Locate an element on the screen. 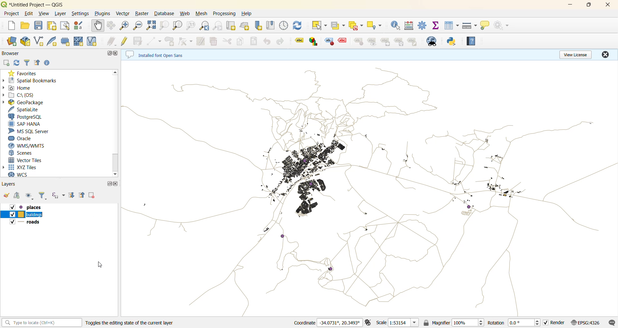 Image resolution: width=618 pixels, height=328 pixels. project is located at coordinates (11, 13).